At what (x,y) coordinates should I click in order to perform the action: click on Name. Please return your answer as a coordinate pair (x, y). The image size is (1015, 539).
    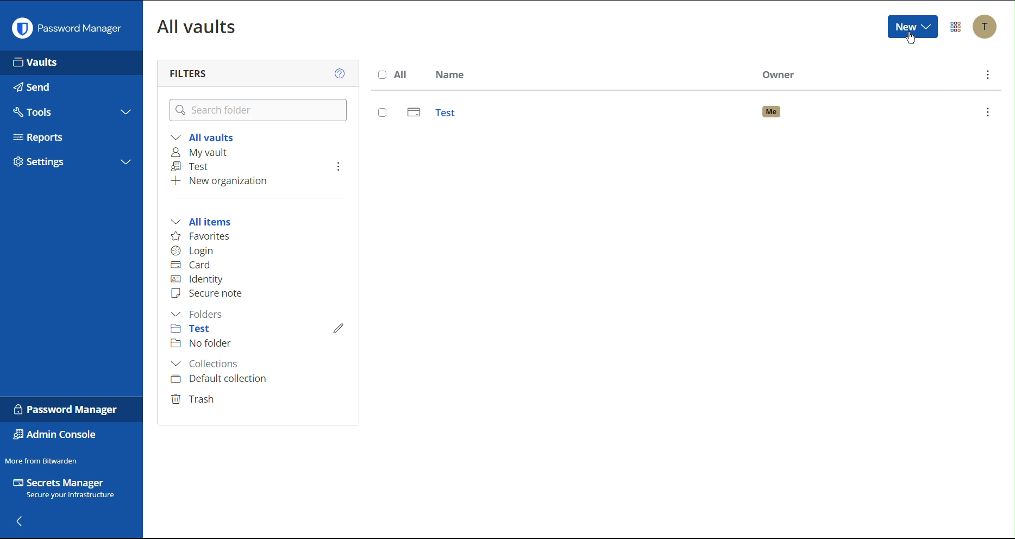
    Looking at the image, I should click on (449, 76).